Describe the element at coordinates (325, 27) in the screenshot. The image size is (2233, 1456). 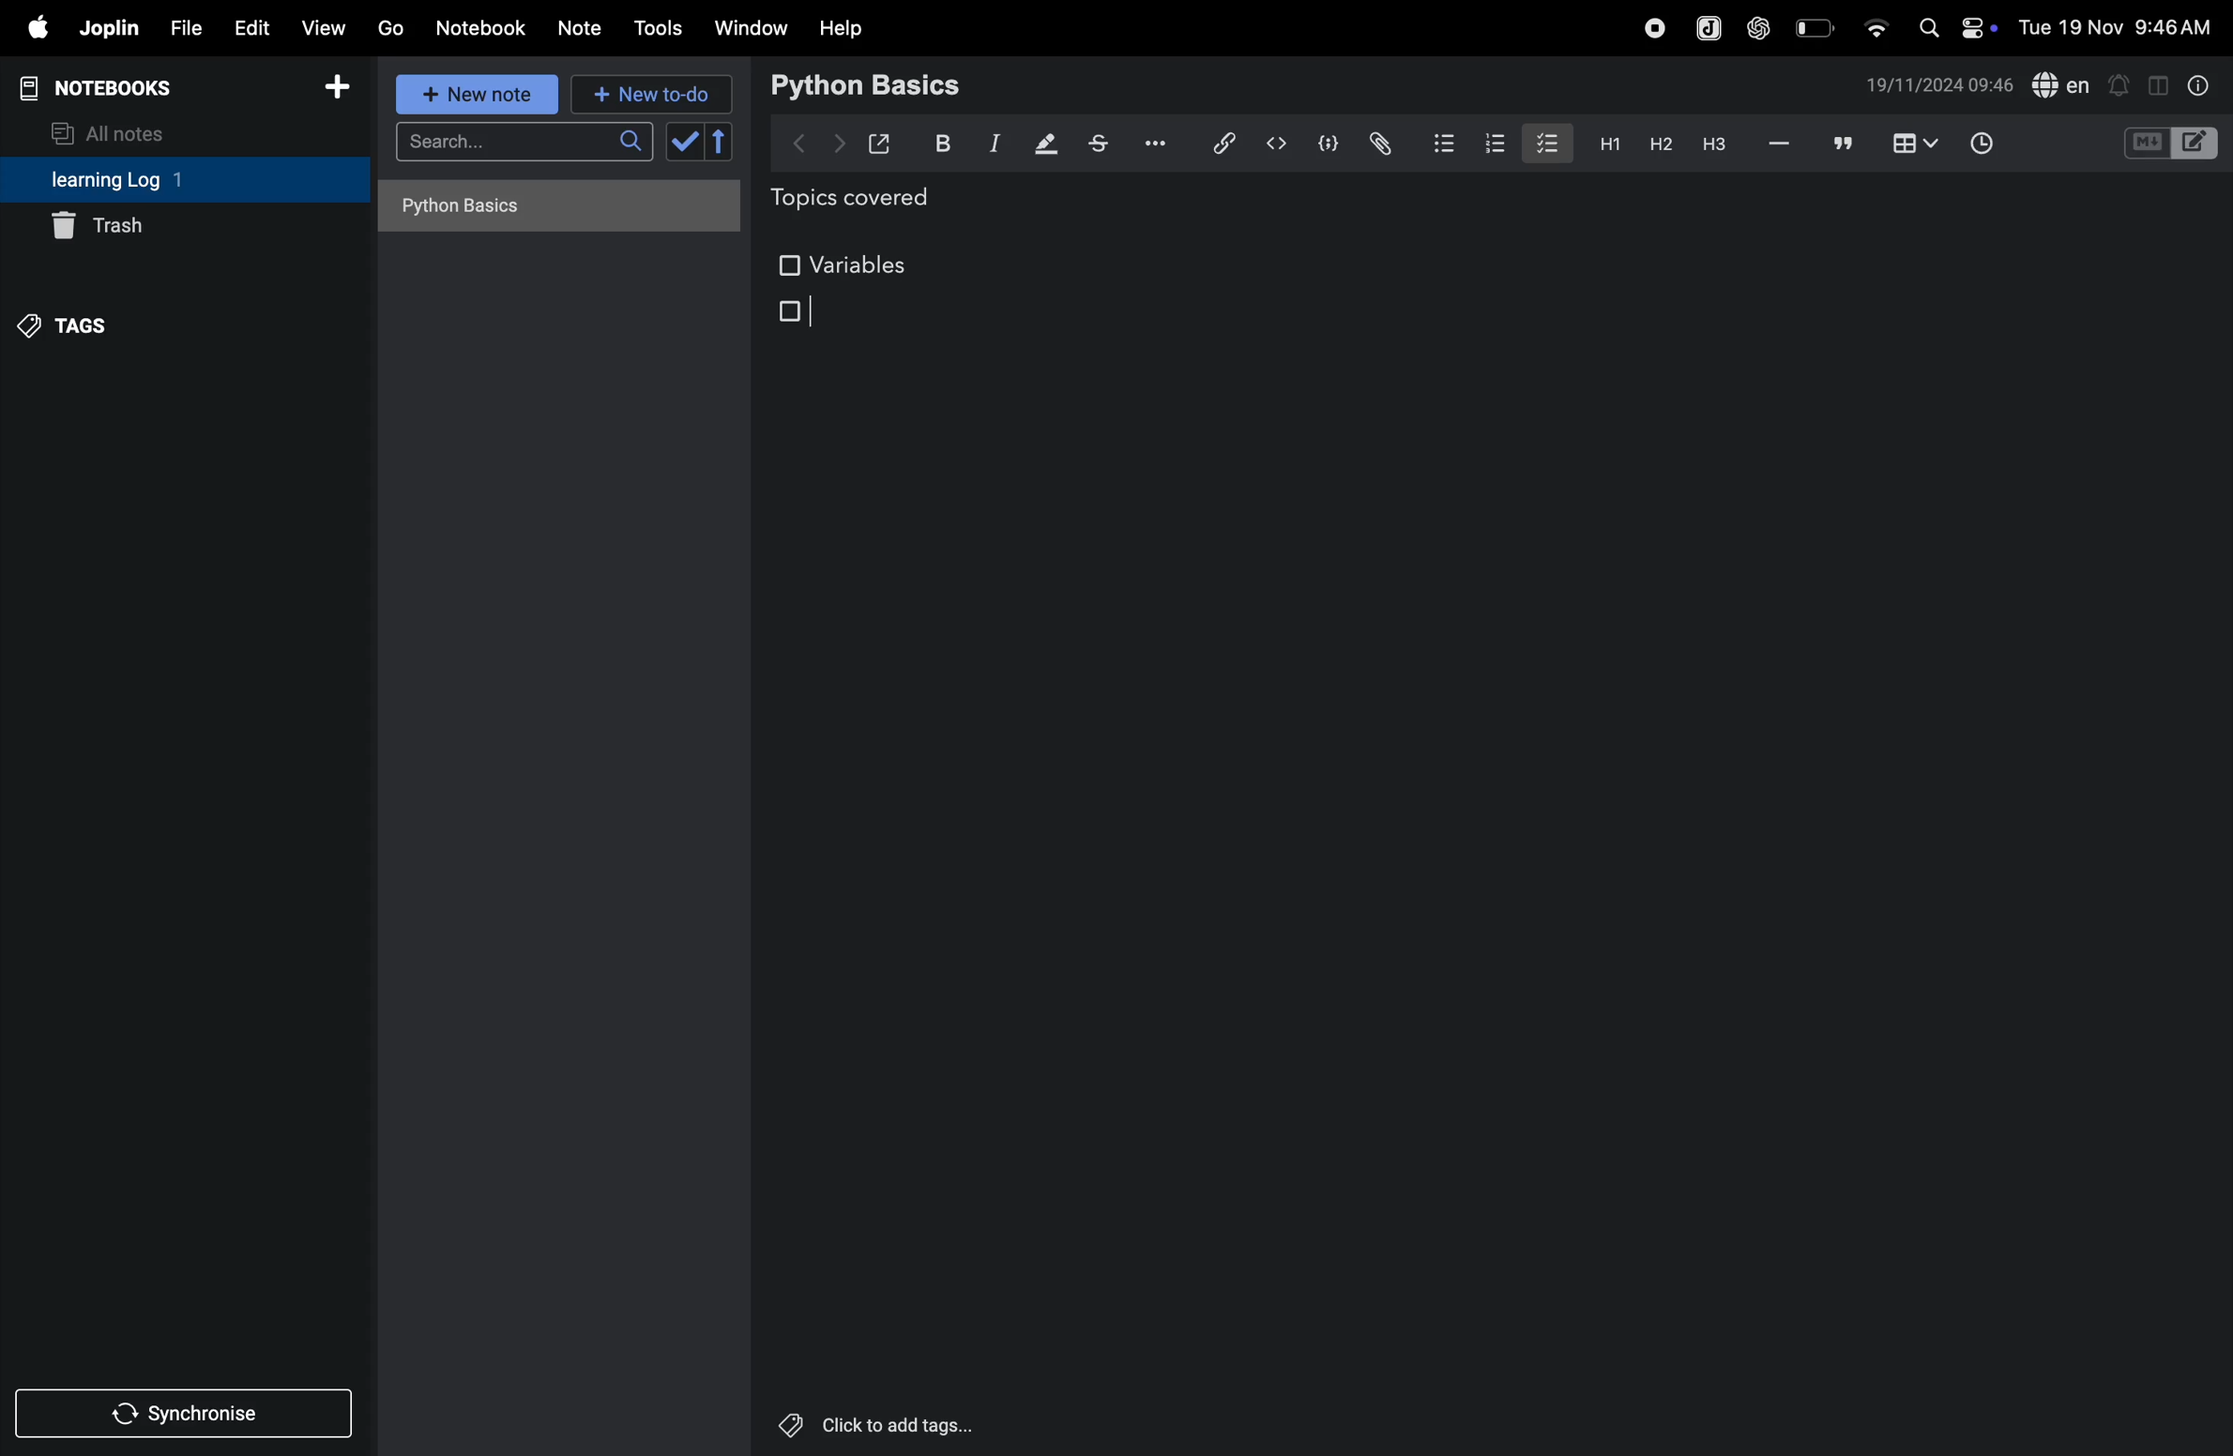
I see `view` at that location.